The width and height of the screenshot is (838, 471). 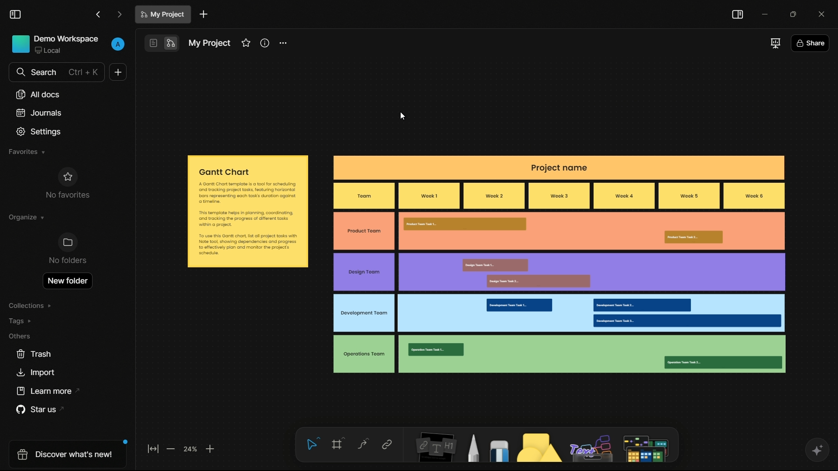 What do you see at coordinates (98, 14) in the screenshot?
I see `back` at bounding box center [98, 14].